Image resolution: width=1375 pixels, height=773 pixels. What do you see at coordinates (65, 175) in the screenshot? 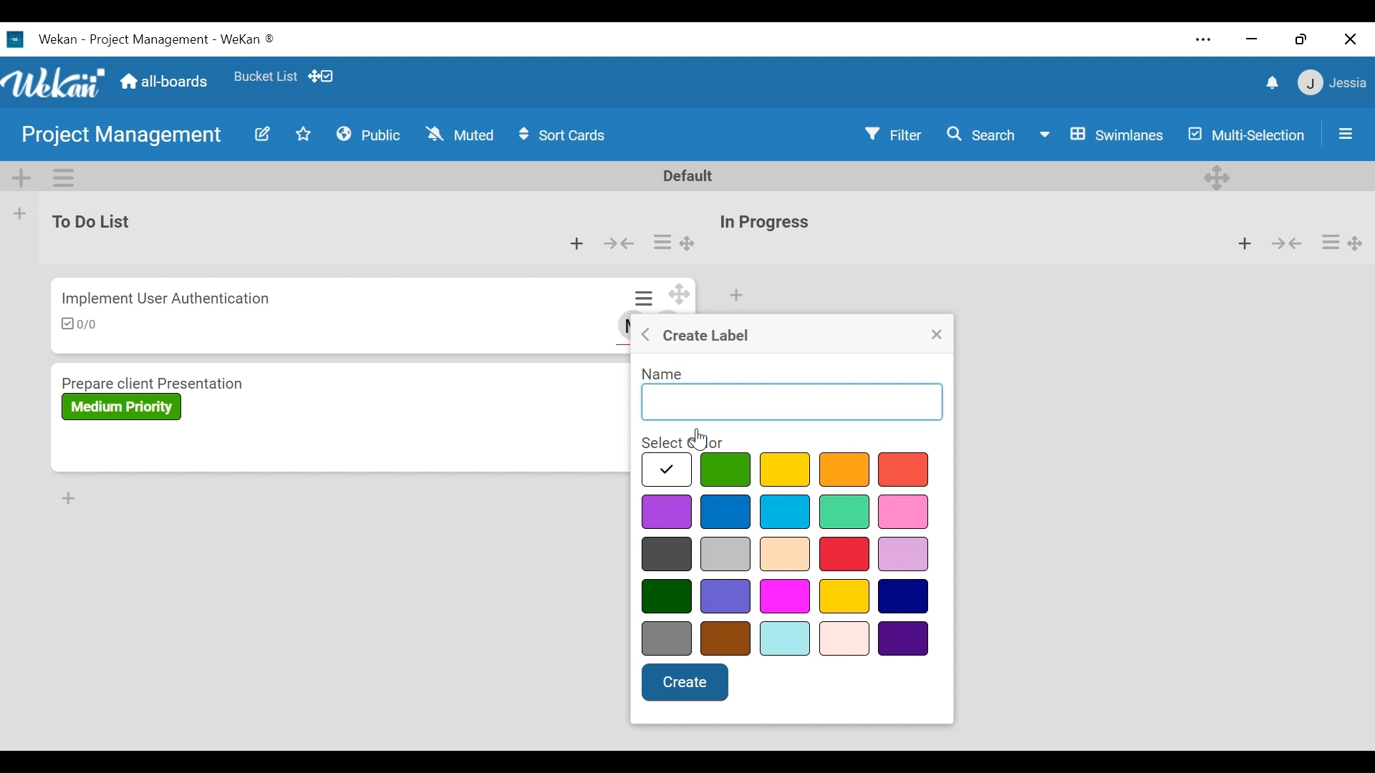
I see `Swimlane actions` at bounding box center [65, 175].